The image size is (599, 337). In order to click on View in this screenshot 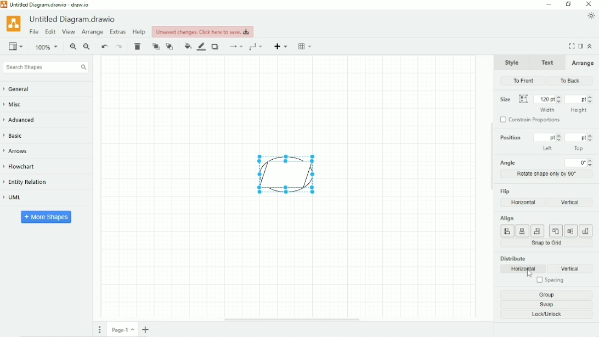, I will do `click(16, 46)`.